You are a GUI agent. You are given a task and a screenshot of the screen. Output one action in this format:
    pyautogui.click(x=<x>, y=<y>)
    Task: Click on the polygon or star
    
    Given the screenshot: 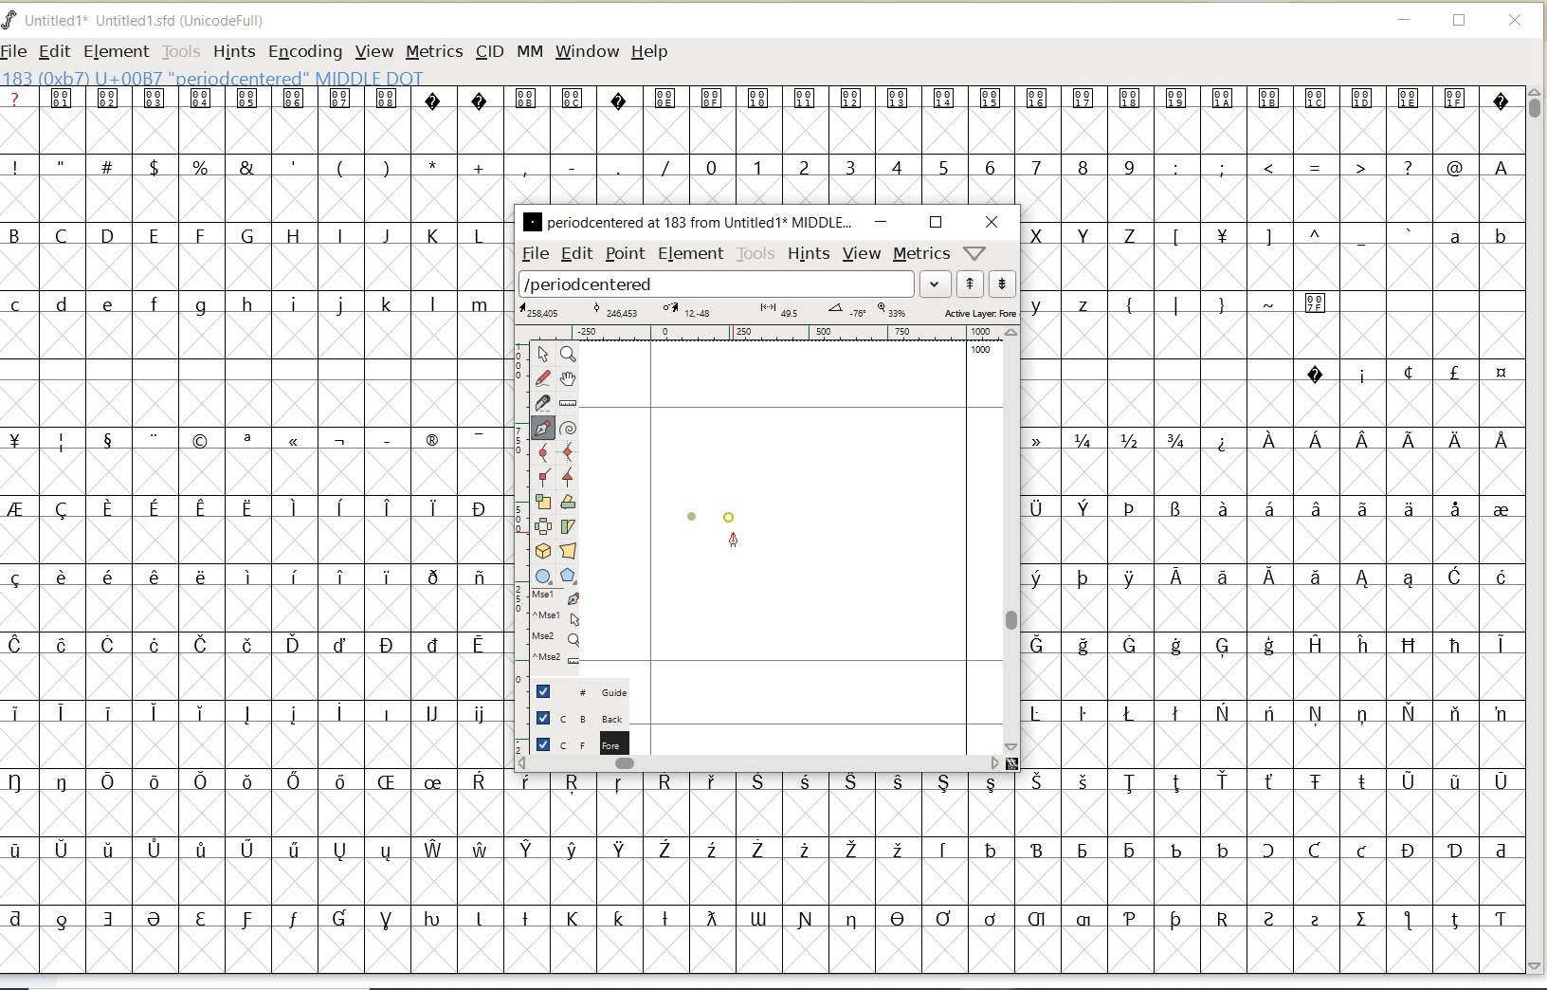 What is the action you would take?
    pyautogui.click(x=571, y=577)
    